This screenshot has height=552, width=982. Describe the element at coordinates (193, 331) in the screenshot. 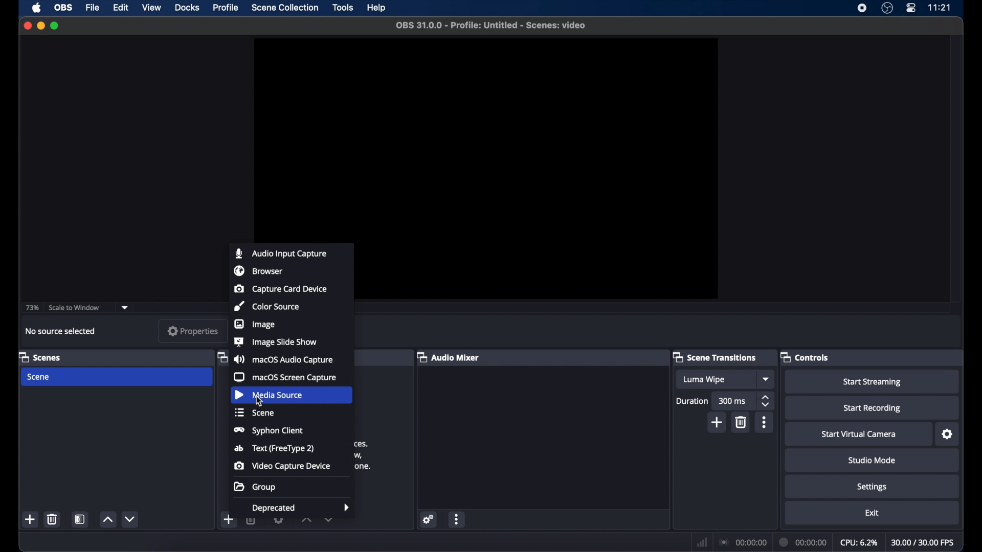

I see `properties` at that location.